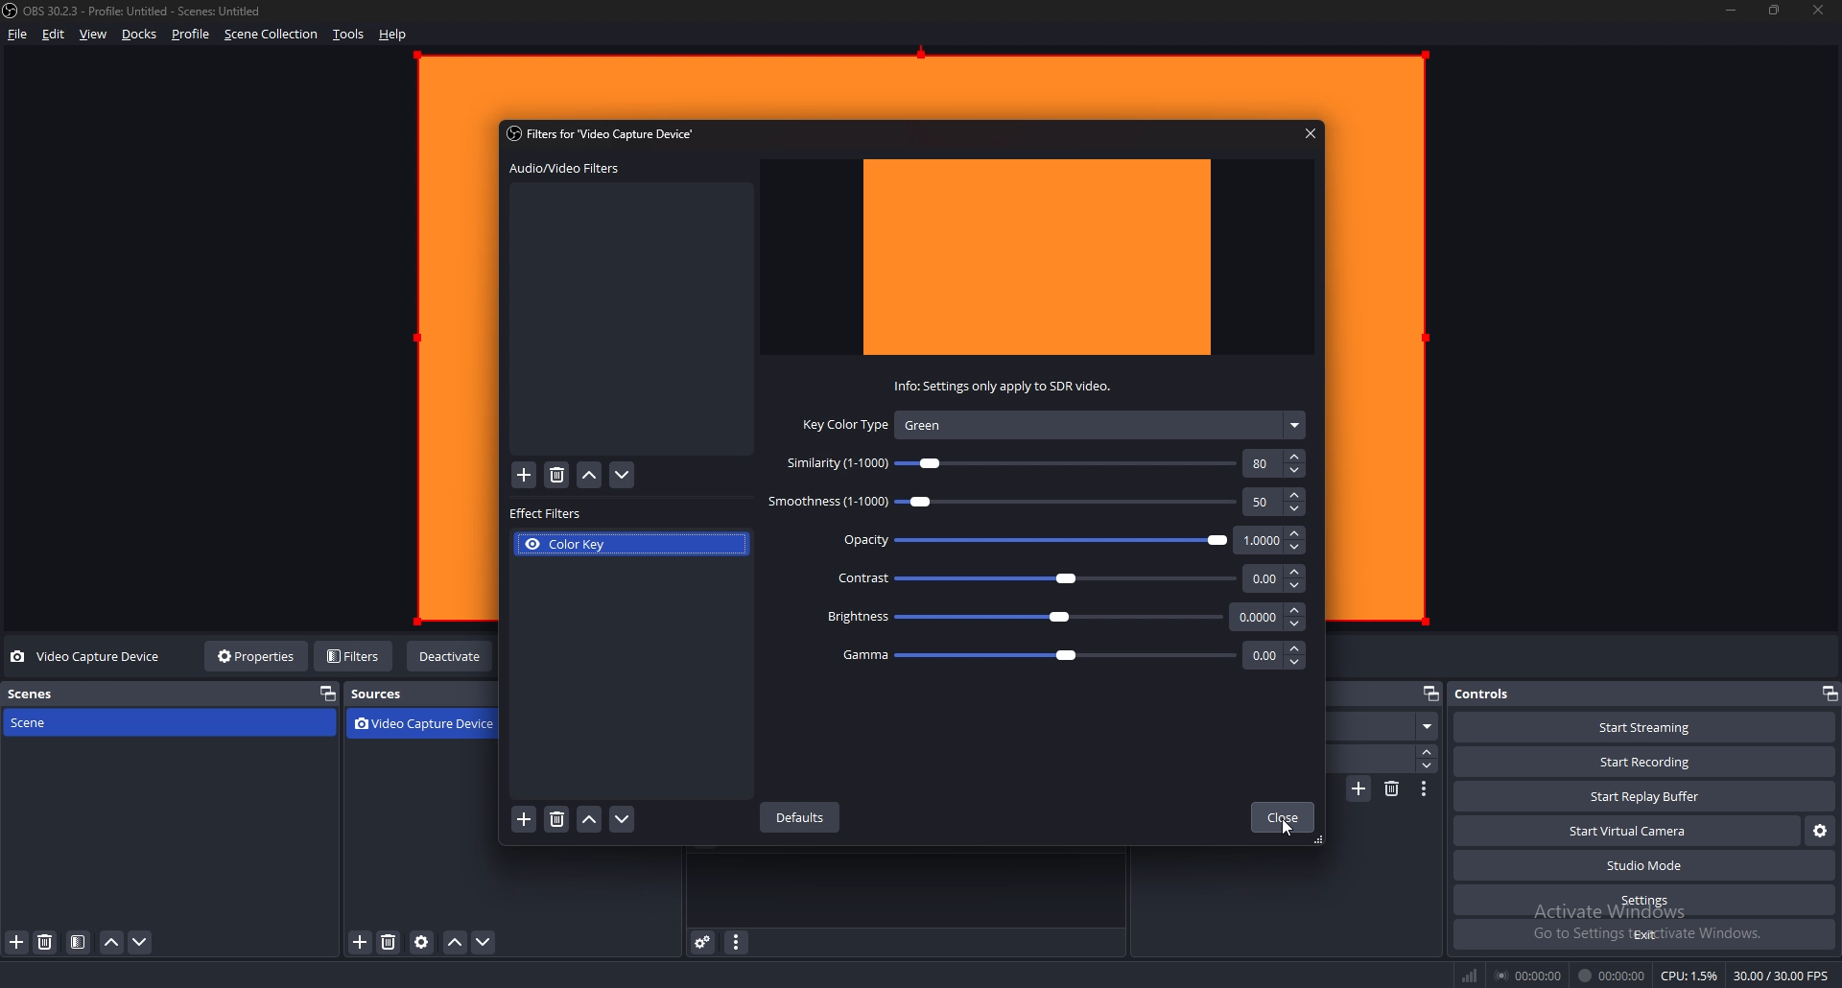 The image size is (1842, 988). Describe the element at coordinates (1783, 975) in the screenshot. I see `30.00 / 30.00 FPS` at that location.